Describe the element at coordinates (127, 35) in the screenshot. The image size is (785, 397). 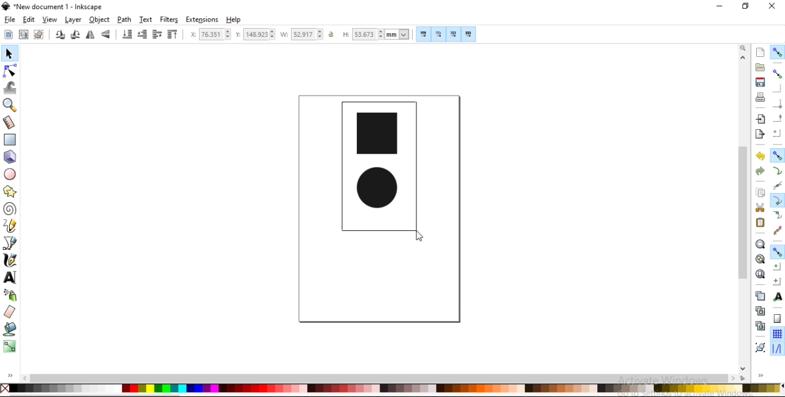
I see `lower selection to bottom` at that location.